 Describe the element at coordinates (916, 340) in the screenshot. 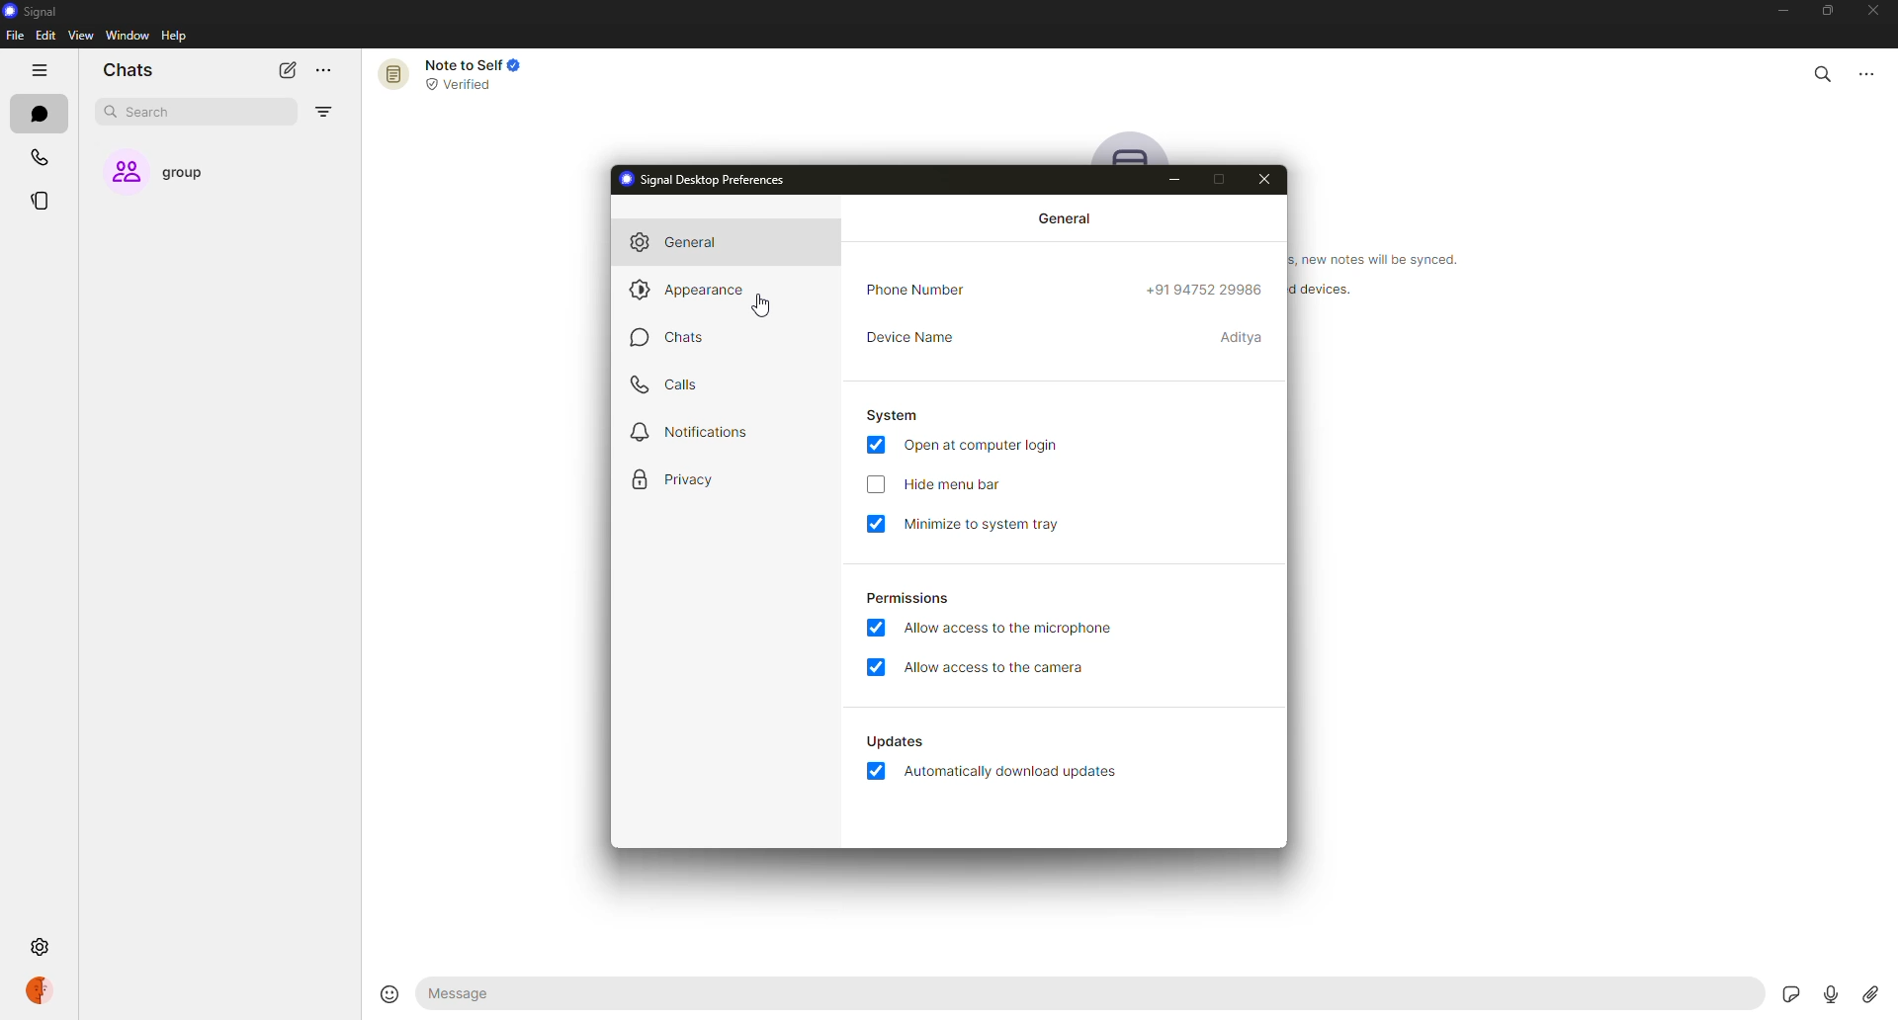

I see `device name` at that location.